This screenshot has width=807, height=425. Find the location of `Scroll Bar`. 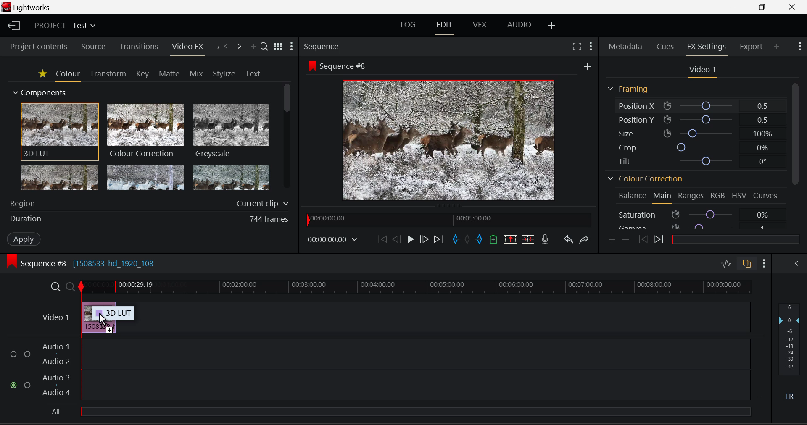

Scroll Bar is located at coordinates (796, 154).